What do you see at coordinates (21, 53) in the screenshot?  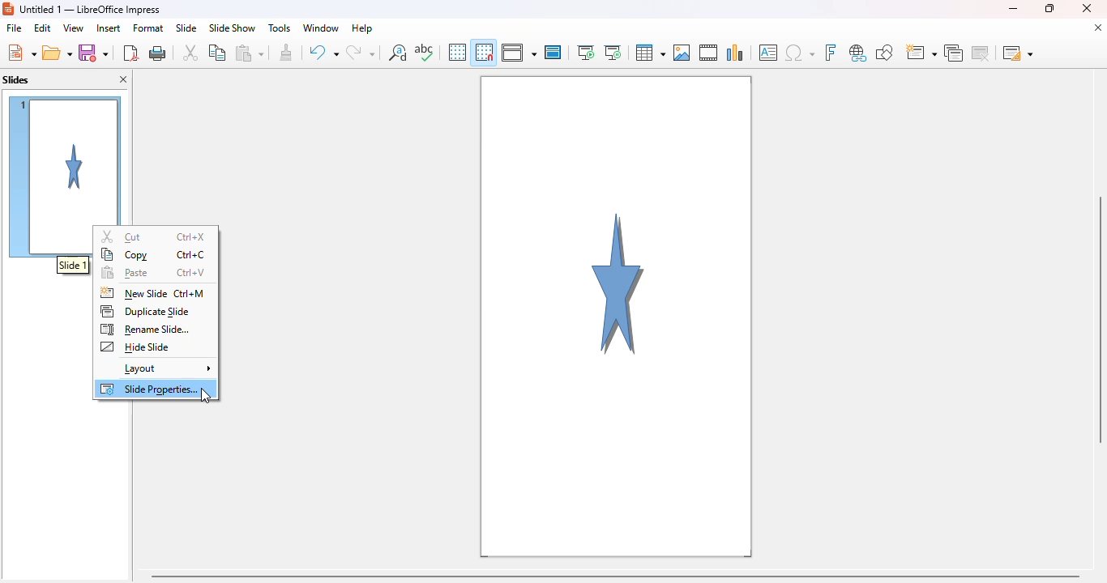 I see `new` at bounding box center [21, 53].